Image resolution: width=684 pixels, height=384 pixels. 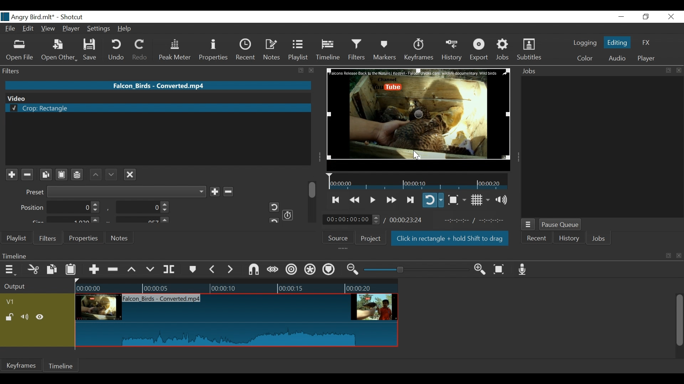 I want to click on Zoom slider, so click(x=418, y=270).